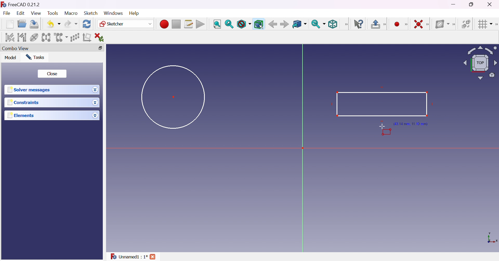  What do you see at coordinates (472, 4) in the screenshot?
I see `Restore down` at bounding box center [472, 4].